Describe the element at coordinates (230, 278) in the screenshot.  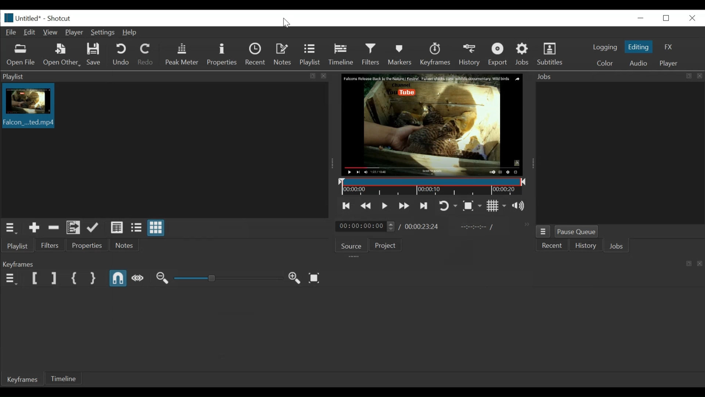
I see `Adjust zoom slider` at that location.